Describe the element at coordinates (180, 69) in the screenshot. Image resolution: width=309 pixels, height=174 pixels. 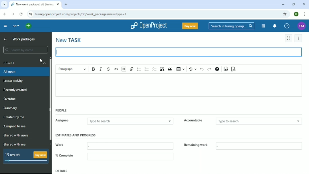
I see `Insert table` at that location.